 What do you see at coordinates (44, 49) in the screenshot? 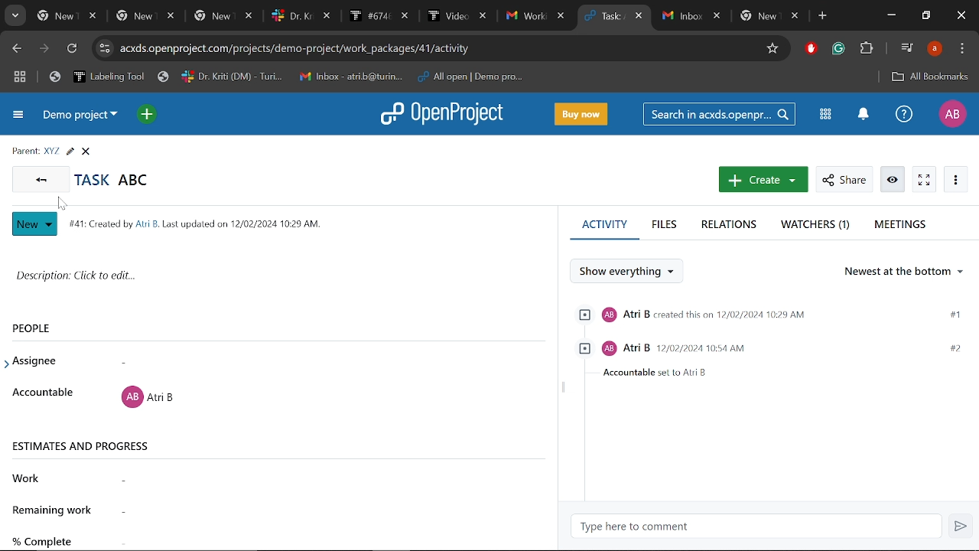
I see `Next page` at bounding box center [44, 49].